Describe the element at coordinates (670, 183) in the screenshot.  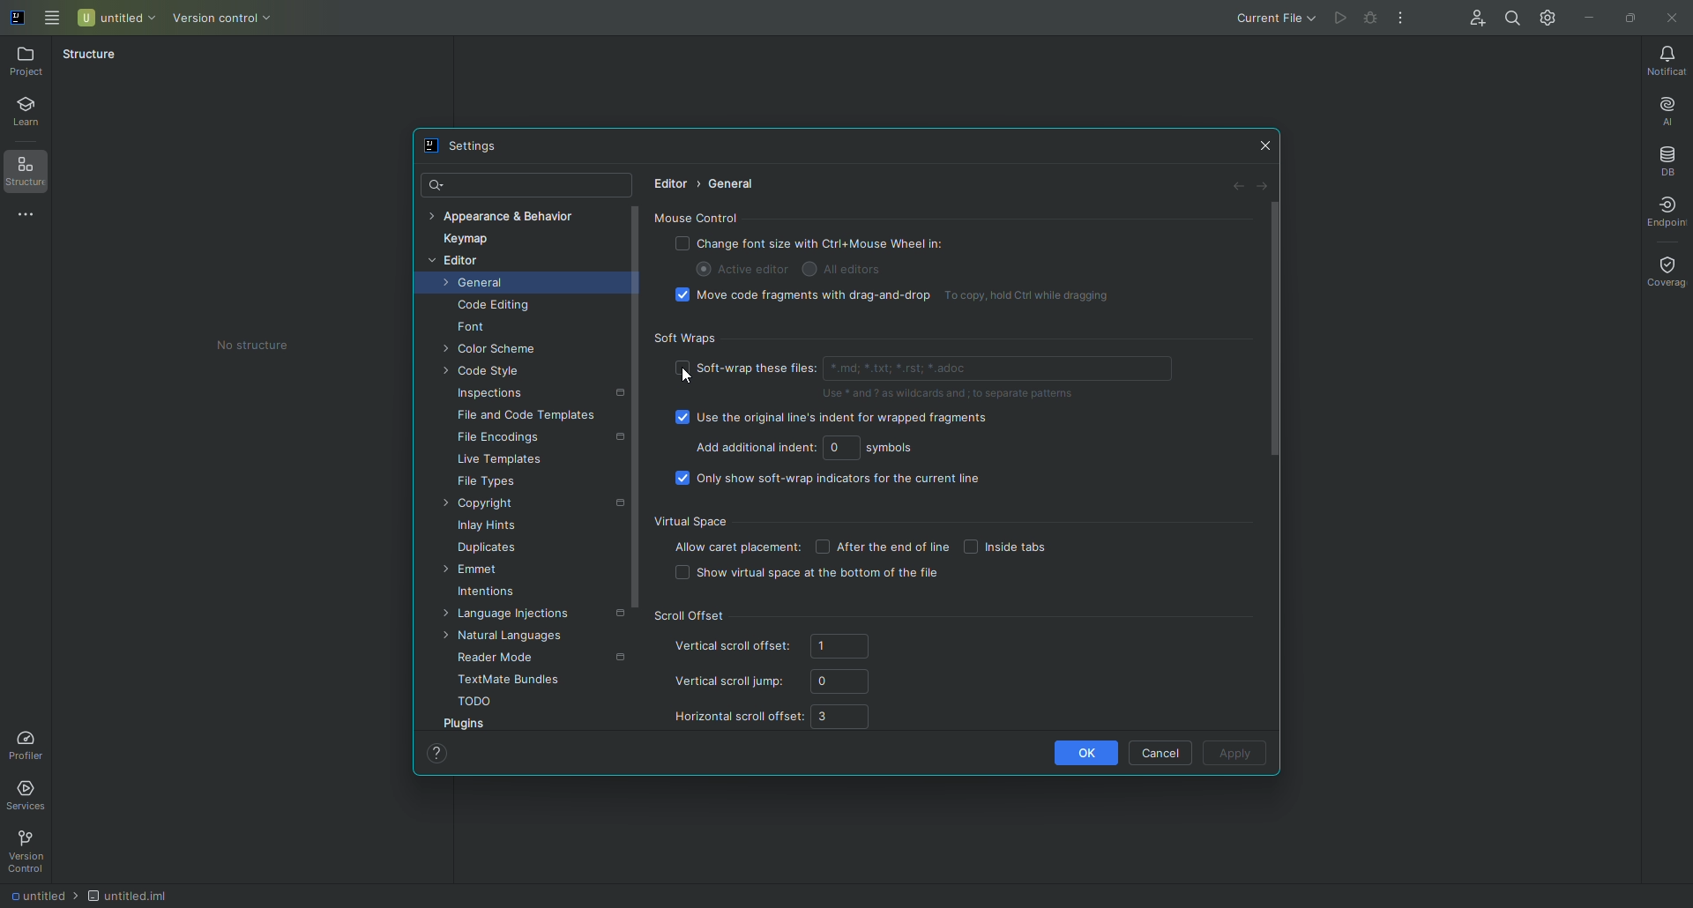
I see `Editor` at that location.